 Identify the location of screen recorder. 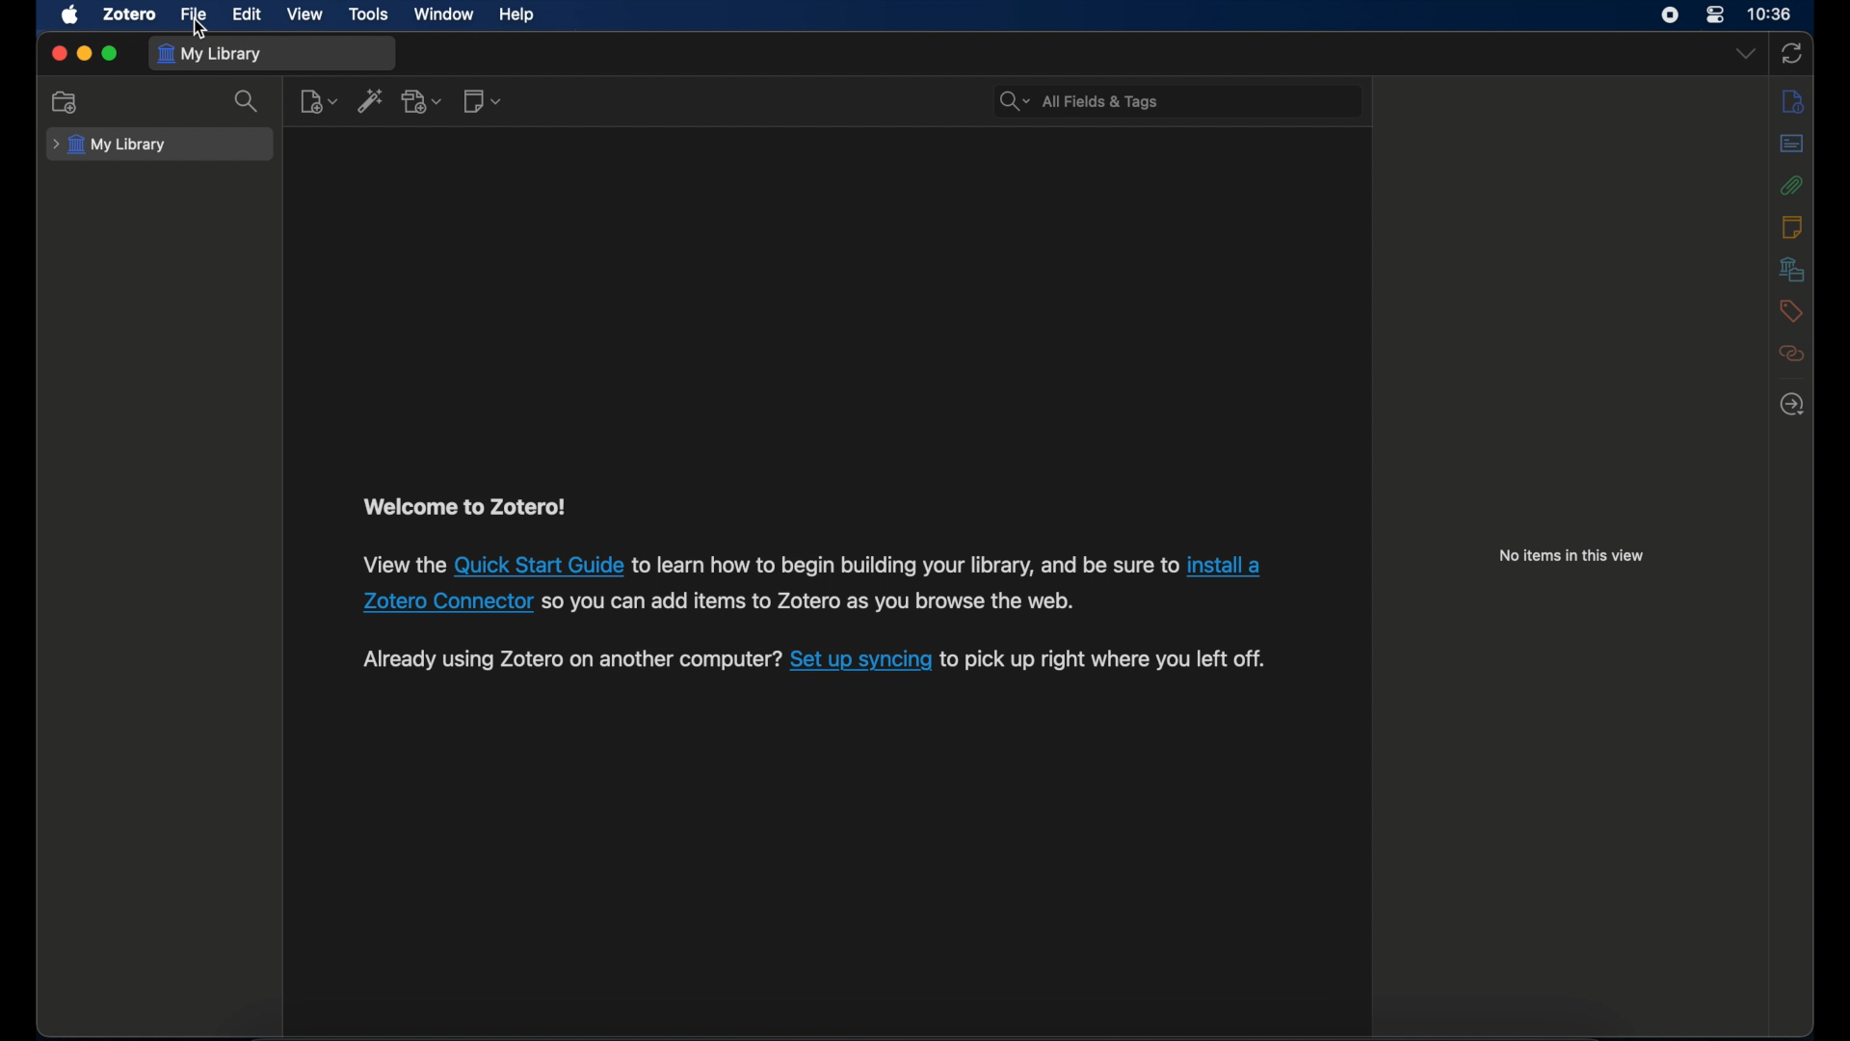
(1669, 15).